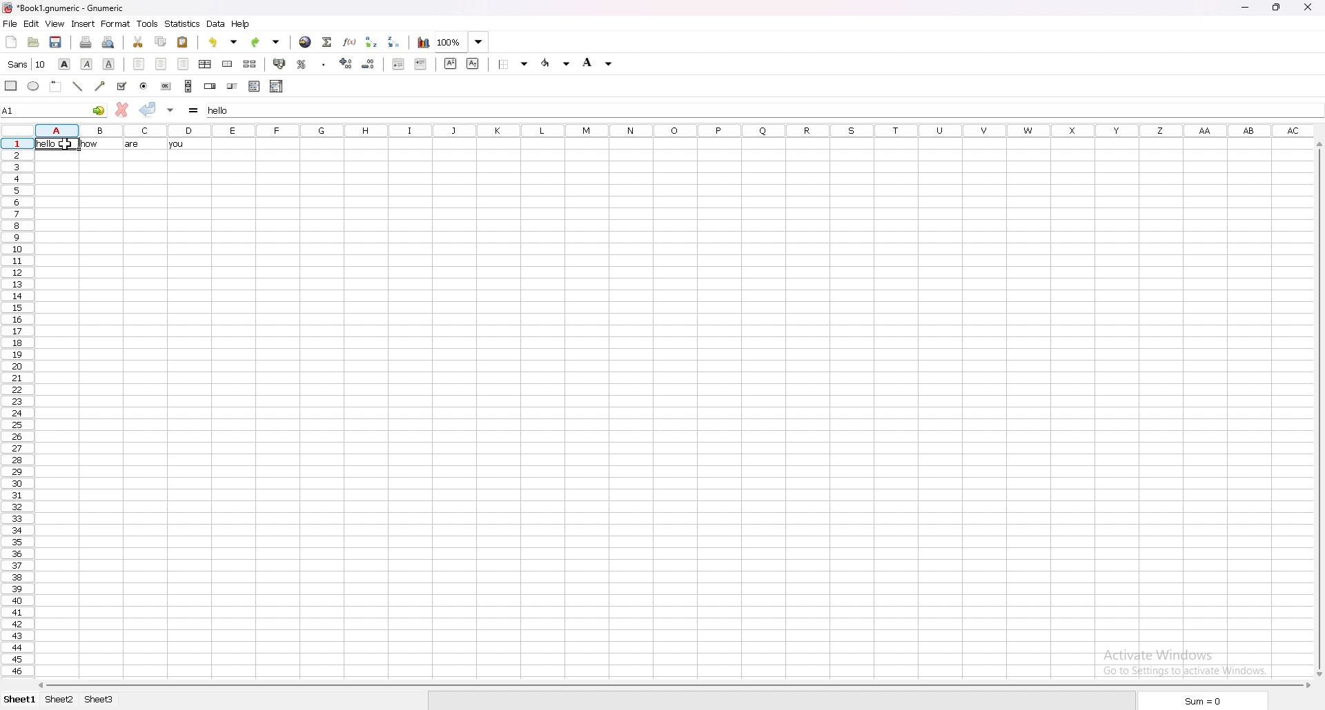  What do you see at coordinates (671, 131) in the screenshot?
I see `columns` at bounding box center [671, 131].